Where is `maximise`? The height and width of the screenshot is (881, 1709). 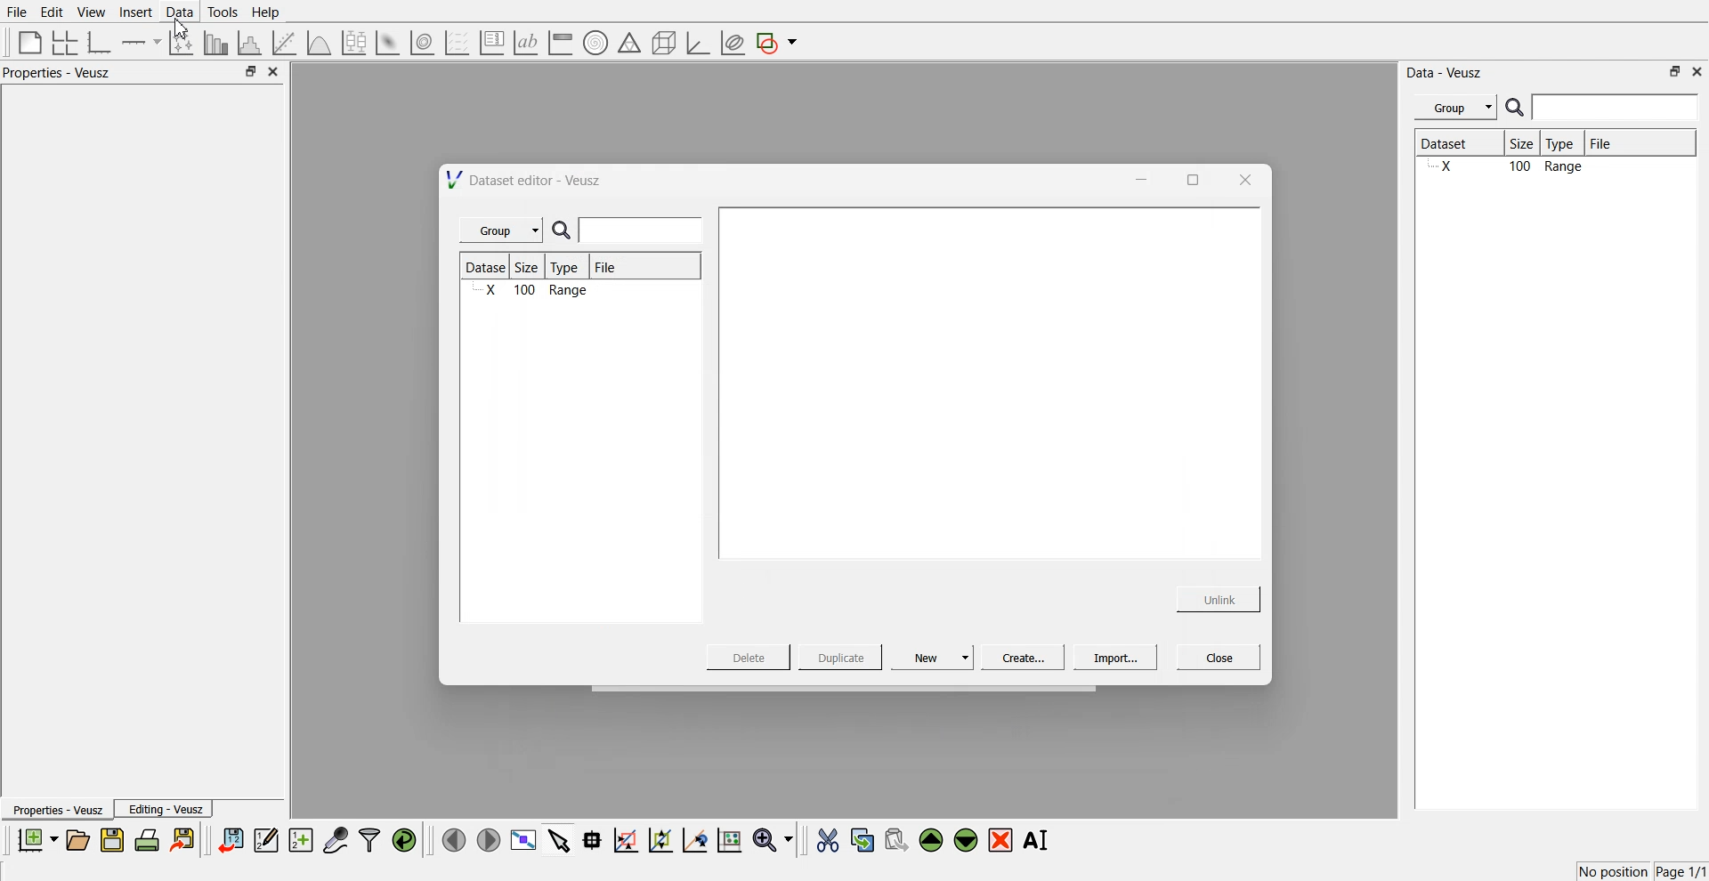
maximise is located at coordinates (1187, 178).